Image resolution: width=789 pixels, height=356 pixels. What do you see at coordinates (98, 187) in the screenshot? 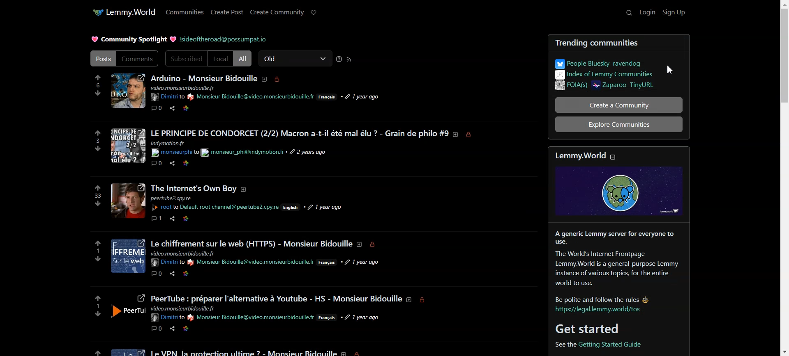
I see `upvotes` at bounding box center [98, 187].